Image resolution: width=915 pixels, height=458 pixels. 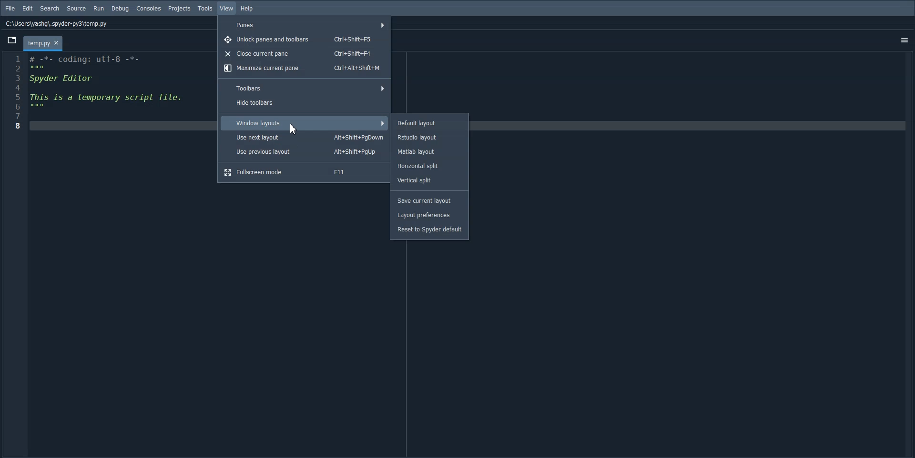 What do you see at coordinates (295, 130) in the screenshot?
I see `cursor` at bounding box center [295, 130].